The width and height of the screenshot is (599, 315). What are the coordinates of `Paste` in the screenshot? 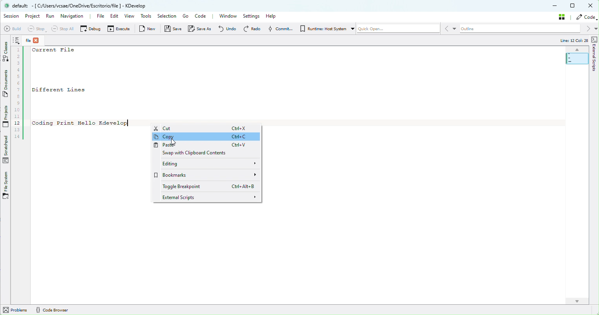 It's located at (204, 146).